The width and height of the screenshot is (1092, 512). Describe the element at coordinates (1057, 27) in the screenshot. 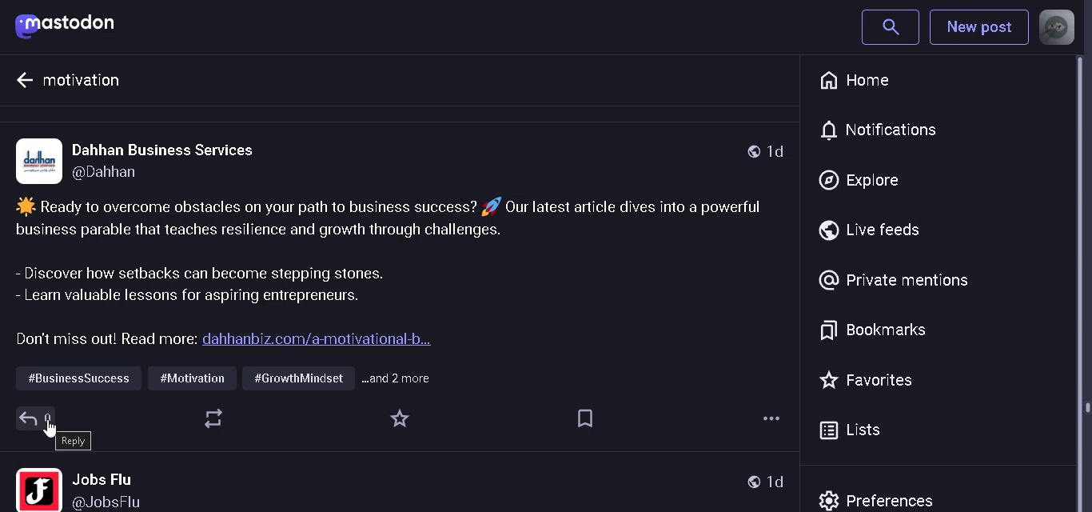

I see `profile picture` at that location.